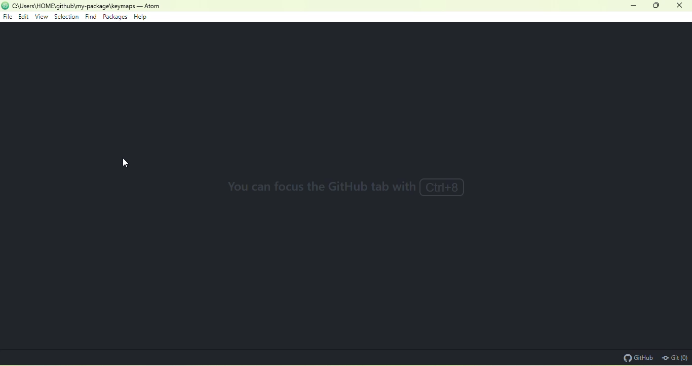 The height and width of the screenshot is (366, 692). Describe the element at coordinates (41, 17) in the screenshot. I see `view` at that location.